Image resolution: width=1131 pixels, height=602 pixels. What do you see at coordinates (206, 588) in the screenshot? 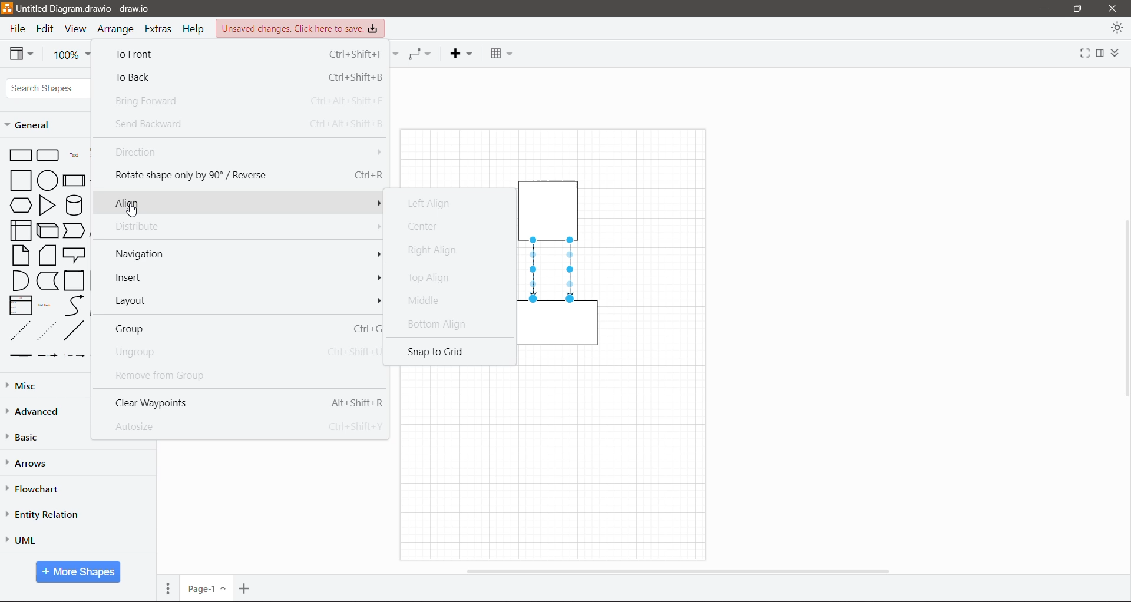
I see `Page Number` at bounding box center [206, 588].